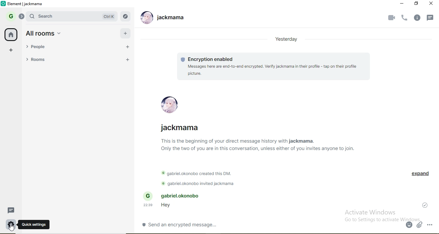  What do you see at coordinates (200, 173) in the screenshot?
I see `text 2` at bounding box center [200, 173].